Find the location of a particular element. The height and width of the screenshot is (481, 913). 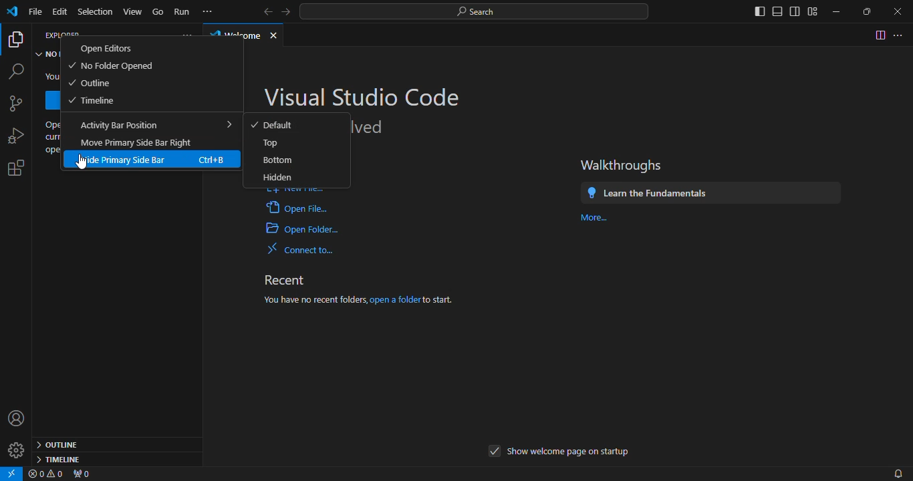

Hide Primary Side Bar is located at coordinates (147, 160).